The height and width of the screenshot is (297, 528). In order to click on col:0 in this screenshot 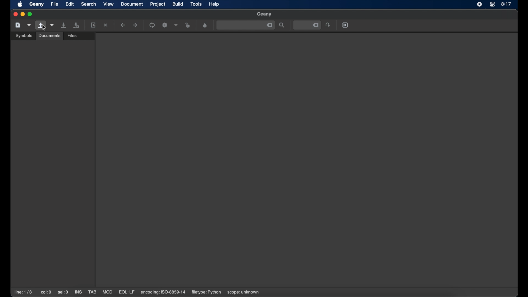, I will do `click(46, 292)`.